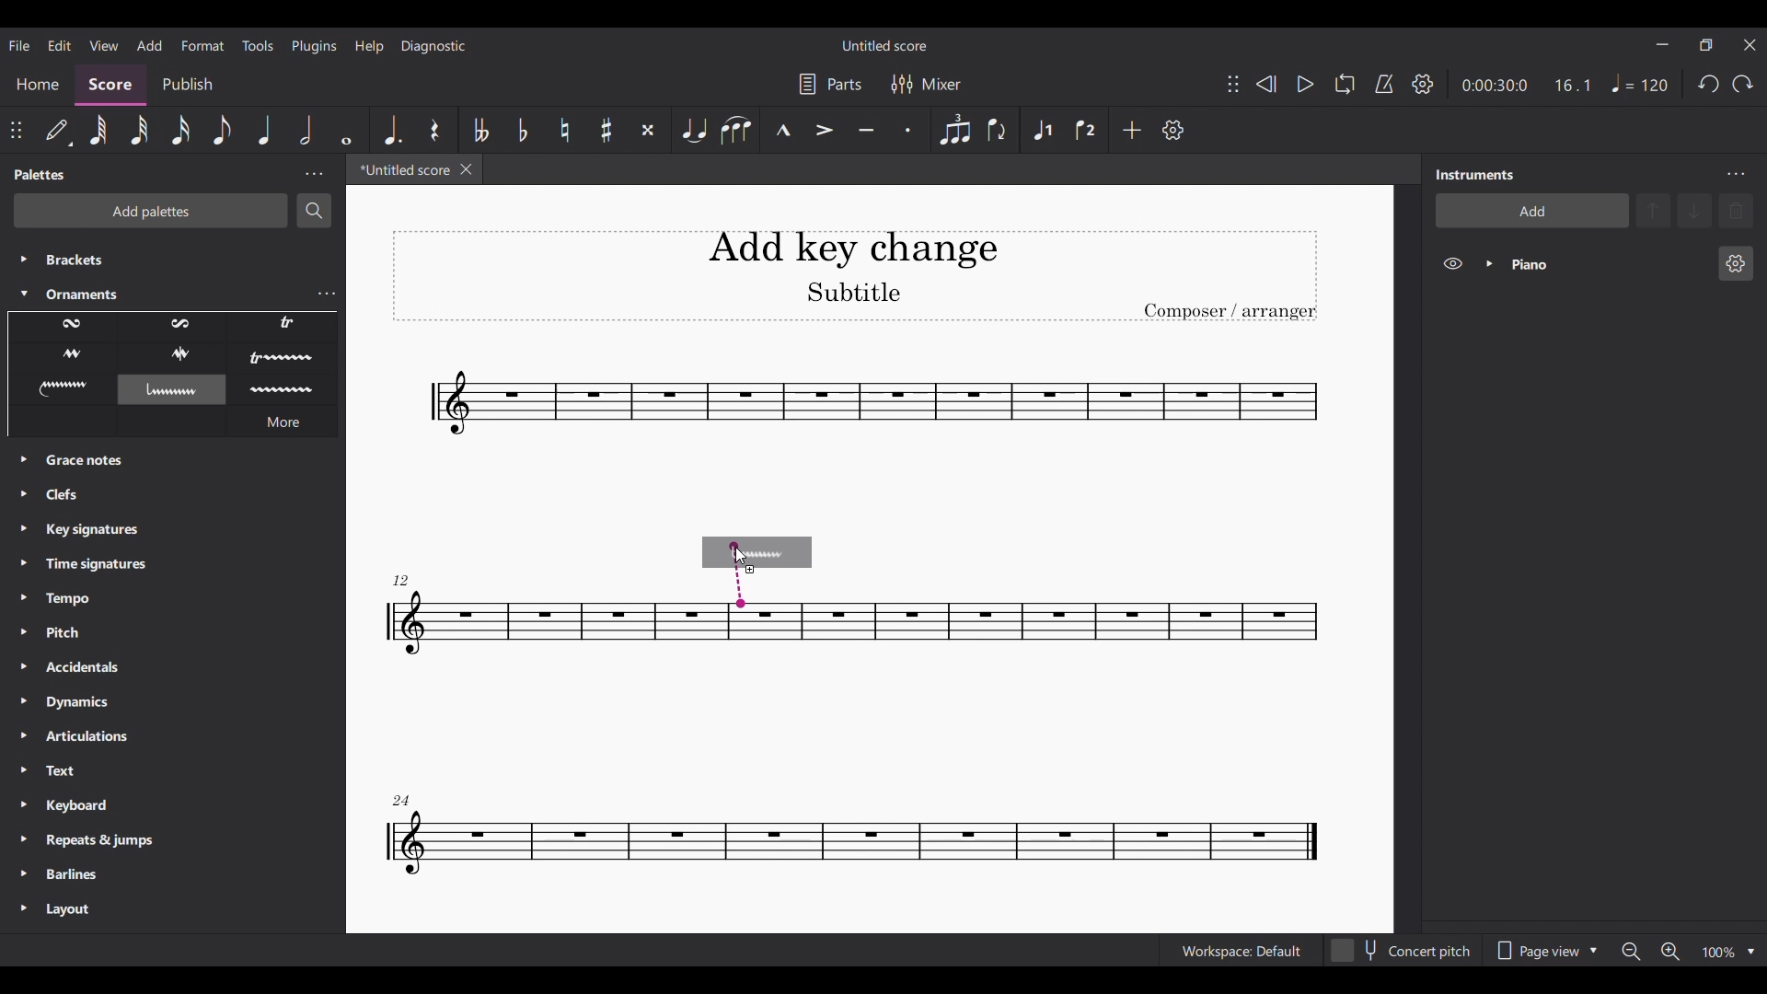 Image resolution: width=1767 pixels, height=994 pixels. I want to click on Format menu, so click(203, 45).